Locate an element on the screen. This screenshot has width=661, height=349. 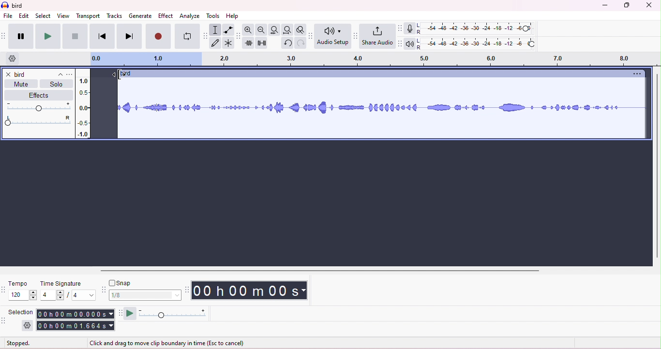
minimize is located at coordinates (603, 6).